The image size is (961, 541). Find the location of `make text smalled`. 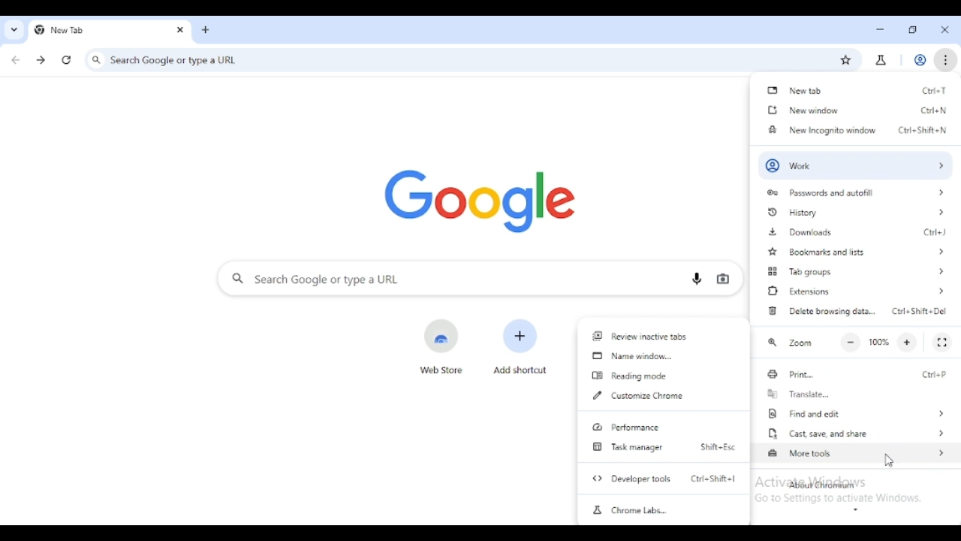

make text smalled is located at coordinates (851, 343).